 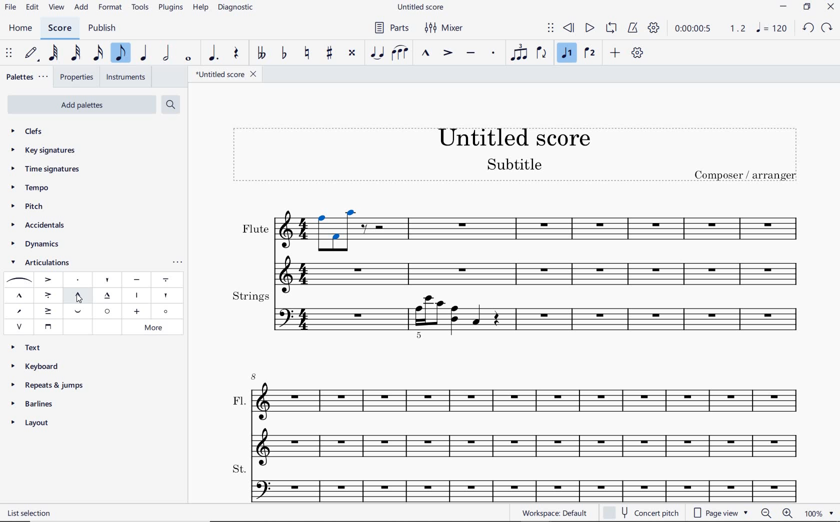 What do you see at coordinates (807, 6) in the screenshot?
I see `restore down` at bounding box center [807, 6].